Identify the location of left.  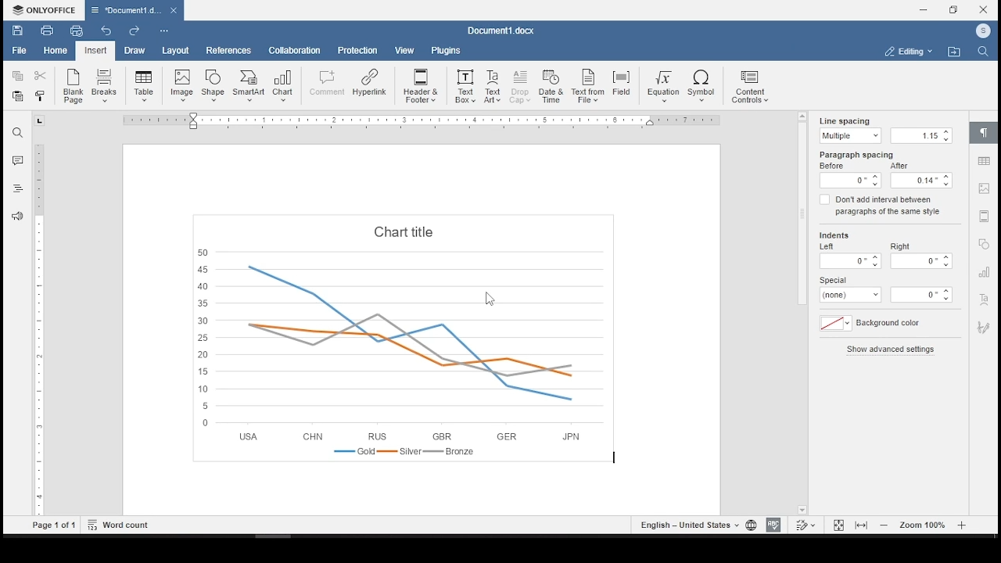
(847, 257).